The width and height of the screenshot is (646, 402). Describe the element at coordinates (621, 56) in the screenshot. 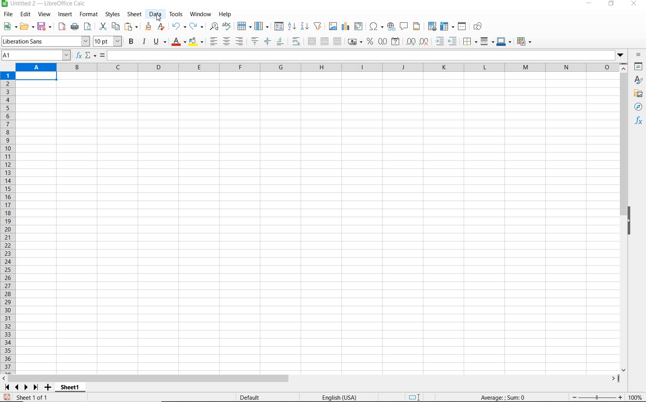

I see `dropdown` at that location.